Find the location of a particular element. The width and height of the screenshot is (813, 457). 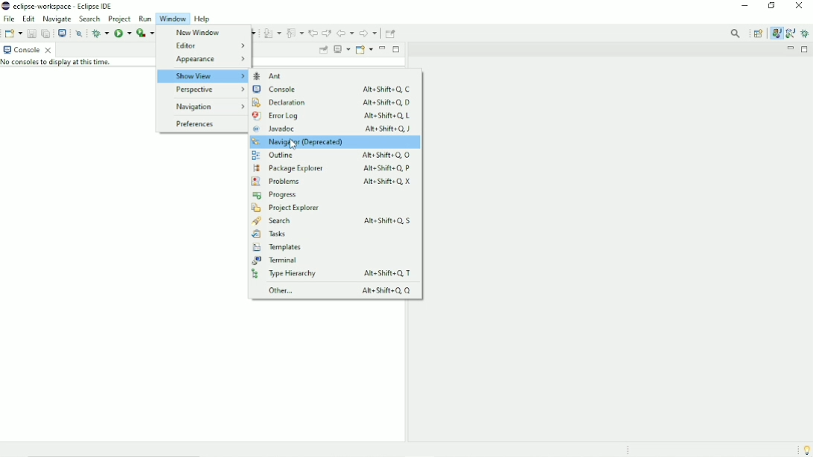

Access commands and other items is located at coordinates (736, 33).